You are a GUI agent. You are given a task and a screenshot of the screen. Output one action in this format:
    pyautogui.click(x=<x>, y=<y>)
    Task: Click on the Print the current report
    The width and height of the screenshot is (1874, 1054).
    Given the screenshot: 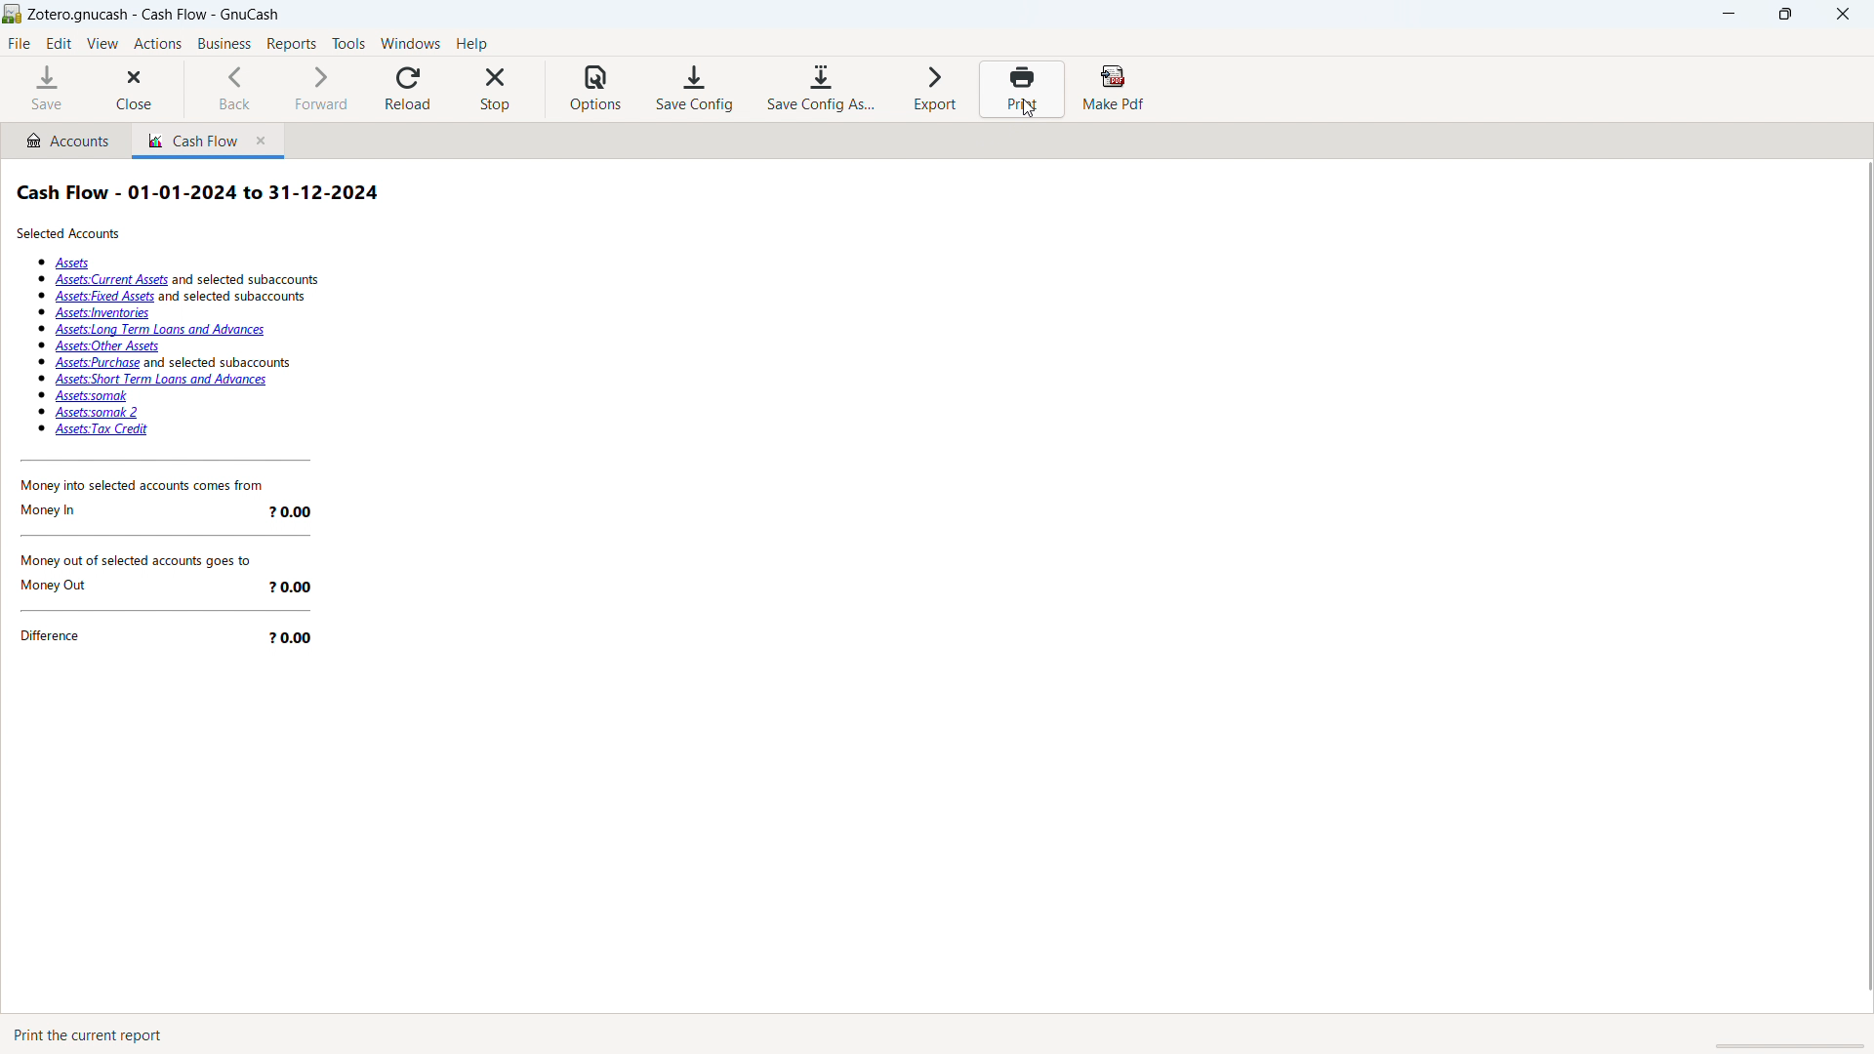 What is the action you would take?
    pyautogui.click(x=95, y=1033)
    